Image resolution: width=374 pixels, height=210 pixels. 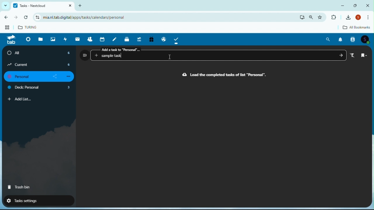 I want to click on Account icon, so click(x=366, y=39).